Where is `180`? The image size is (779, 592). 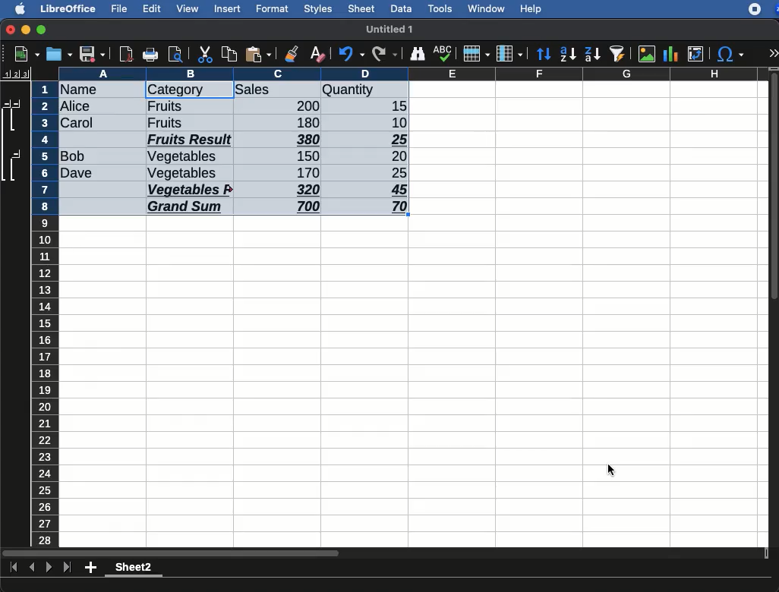 180 is located at coordinates (304, 123).